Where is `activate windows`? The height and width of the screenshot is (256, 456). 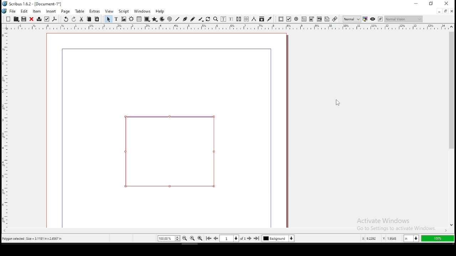
activate windows is located at coordinates (394, 222).